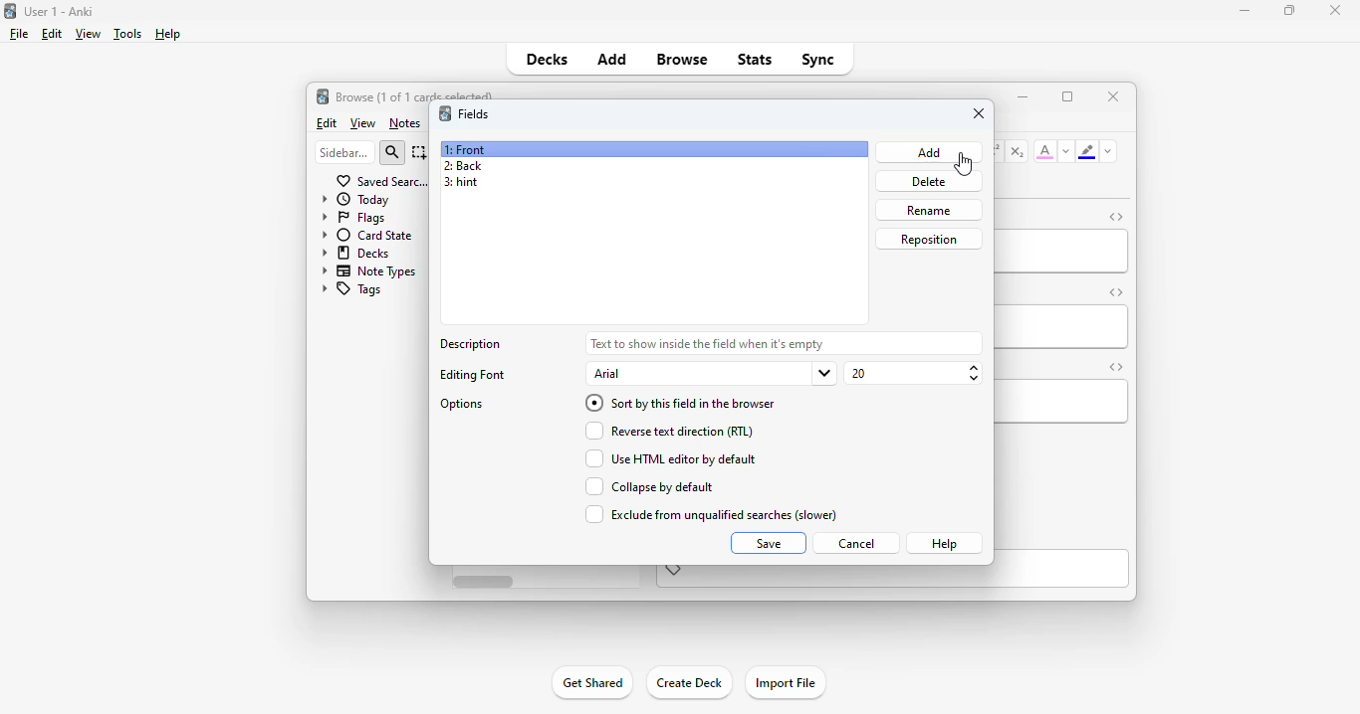 This screenshot has height=714, width=1360. Describe the element at coordinates (344, 152) in the screenshot. I see `sidebar filter` at that location.